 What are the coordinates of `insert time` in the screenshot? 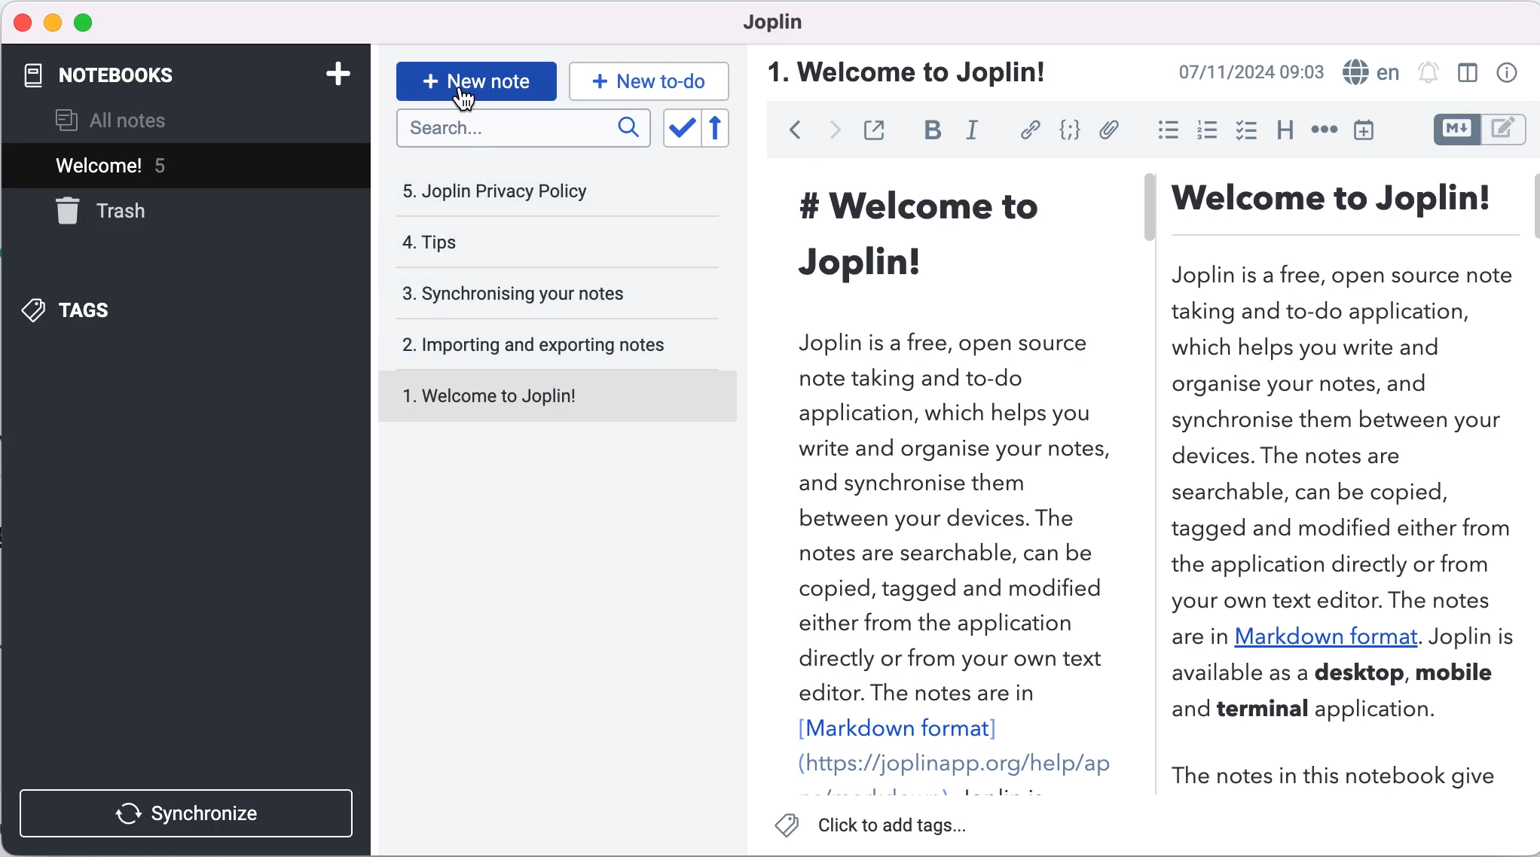 It's located at (1363, 133).